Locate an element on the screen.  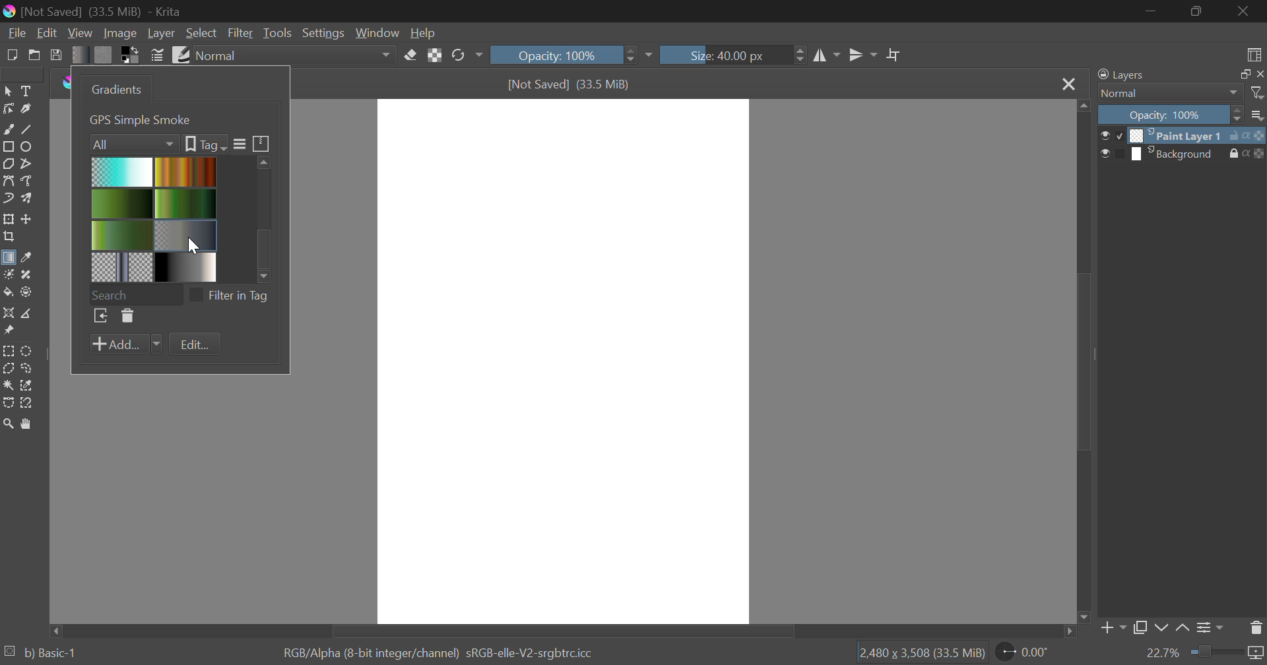
12,480 x 3,508 (33.5 MiB) is located at coordinates (921, 652).